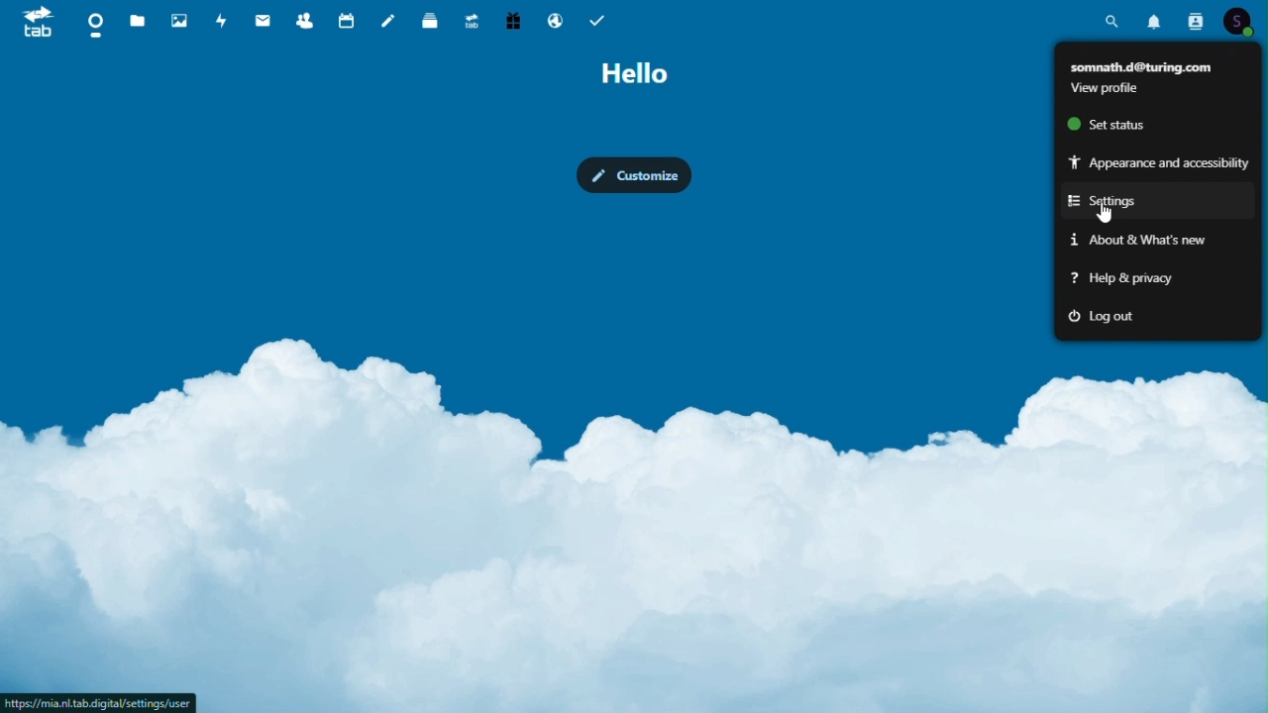  What do you see at coordinates (139, 22) in the screenshot?
I see `Files` at bounding box center [139, 22].